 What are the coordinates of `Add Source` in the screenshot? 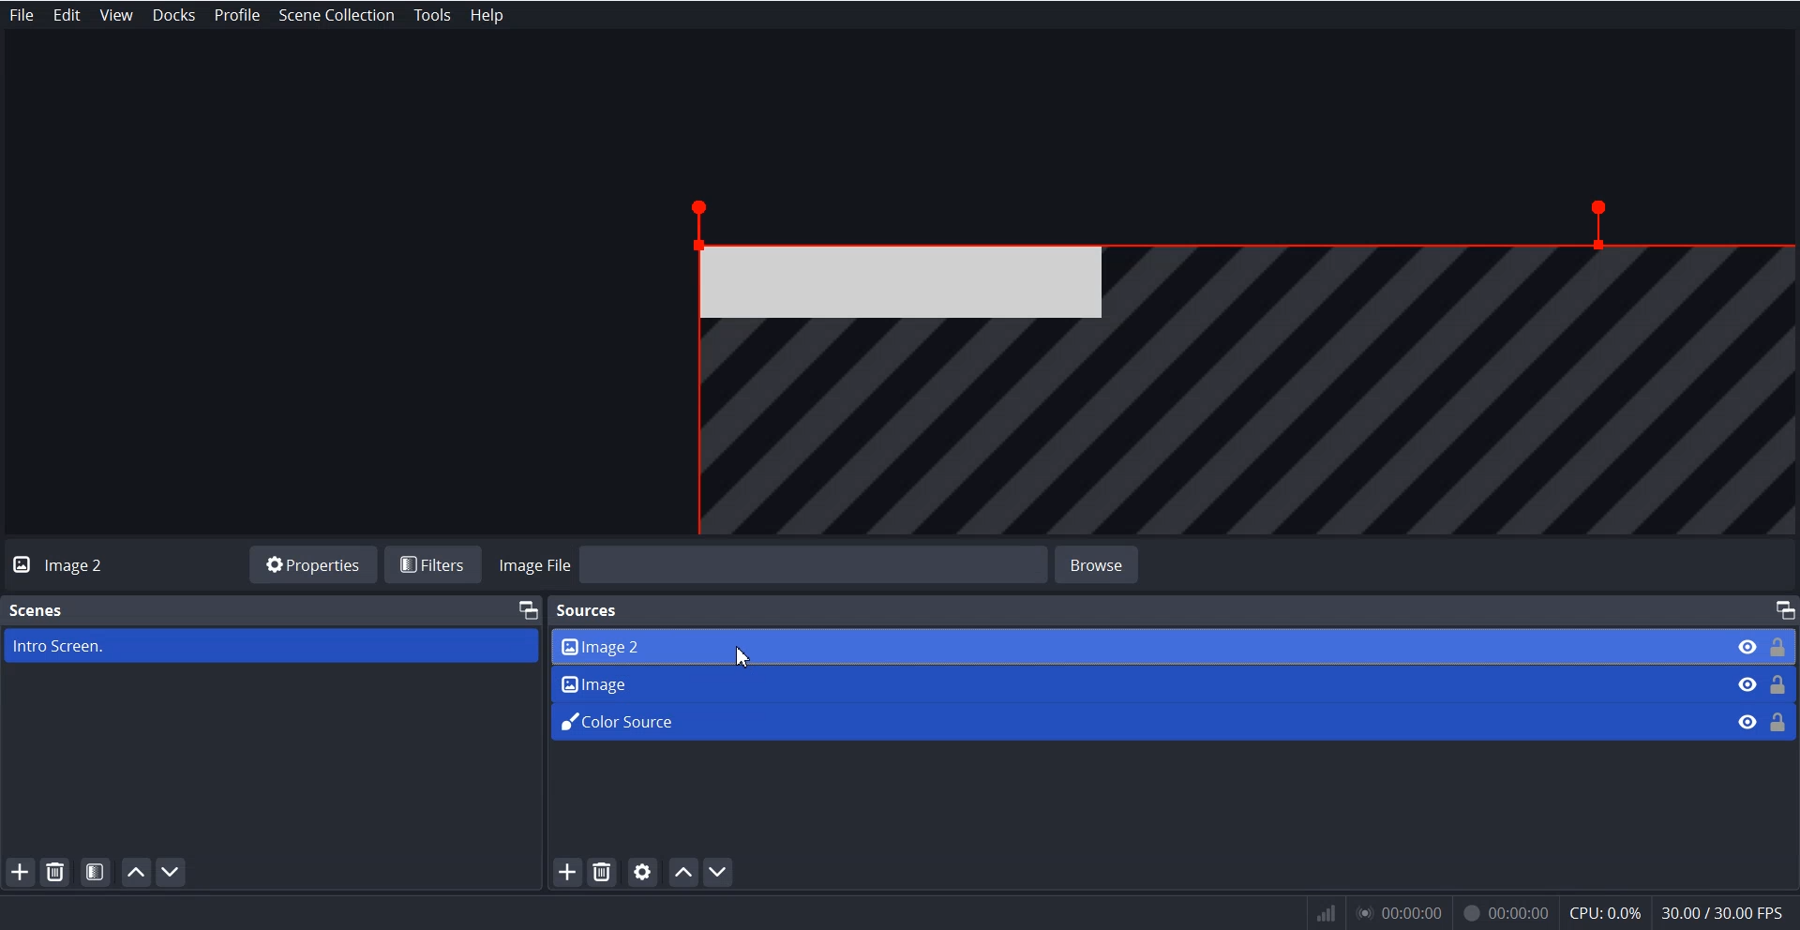 It's located at (564, 873).